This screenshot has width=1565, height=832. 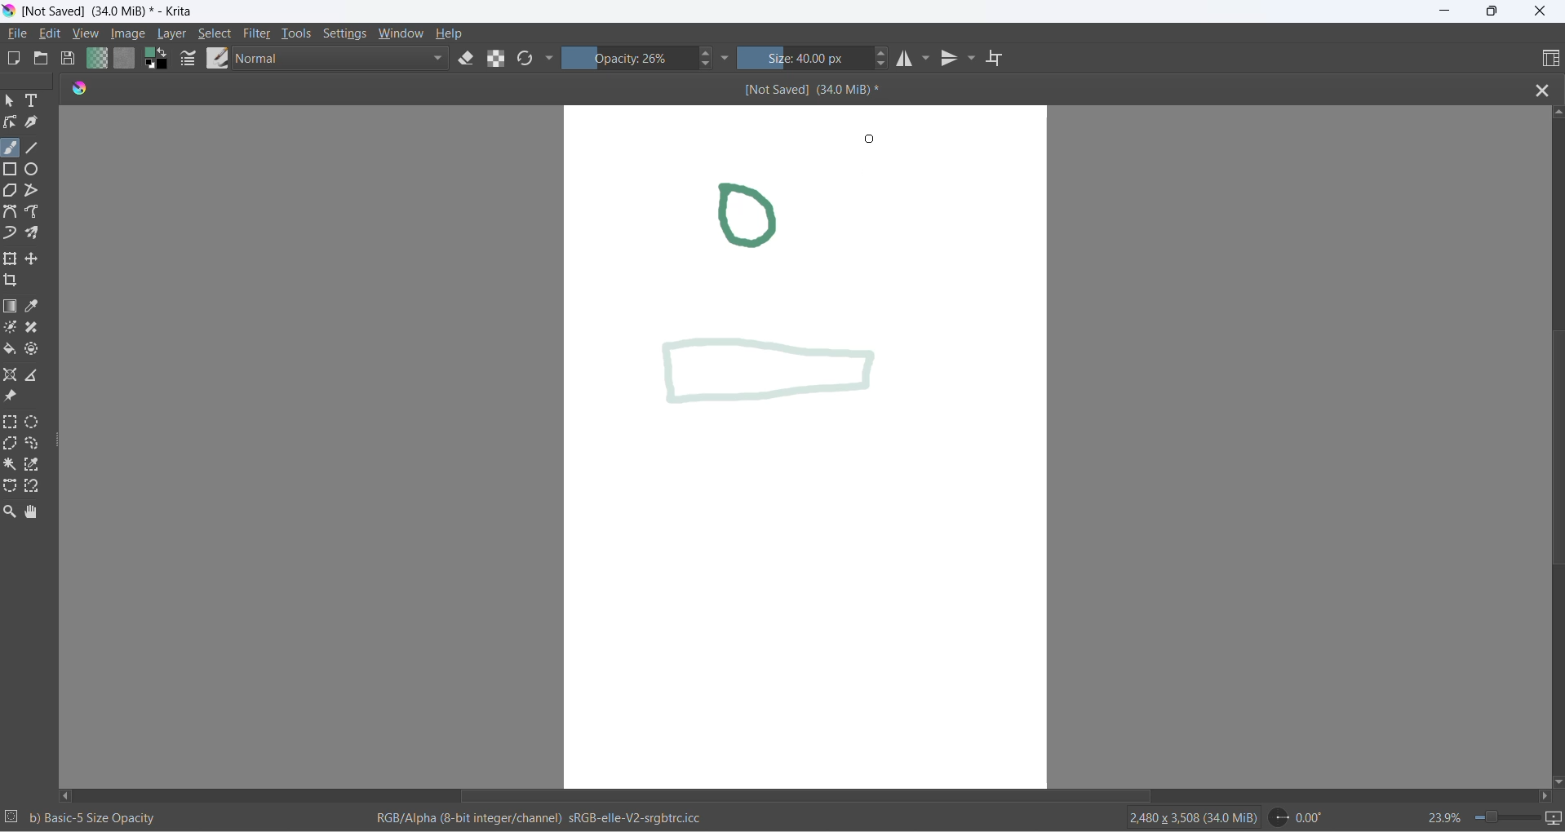 What do you see at coordinates (35, 308) in the screenshot?
I see `sample a color from image` at bounding box center [35, 308].